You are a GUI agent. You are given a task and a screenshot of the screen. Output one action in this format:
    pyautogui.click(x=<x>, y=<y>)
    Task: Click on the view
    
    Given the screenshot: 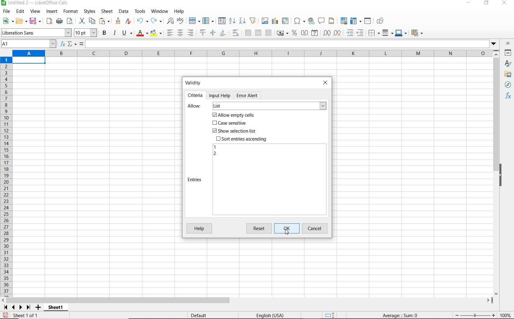 What is the action you would take?
    pyautogui.click(x=35, y=12)
    